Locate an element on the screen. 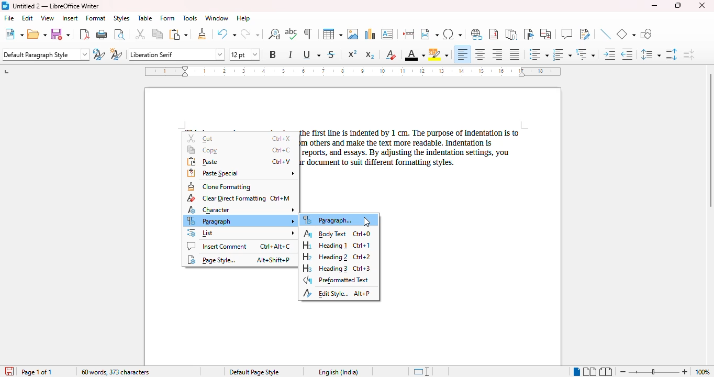  format is located at coordinates (96, 18).